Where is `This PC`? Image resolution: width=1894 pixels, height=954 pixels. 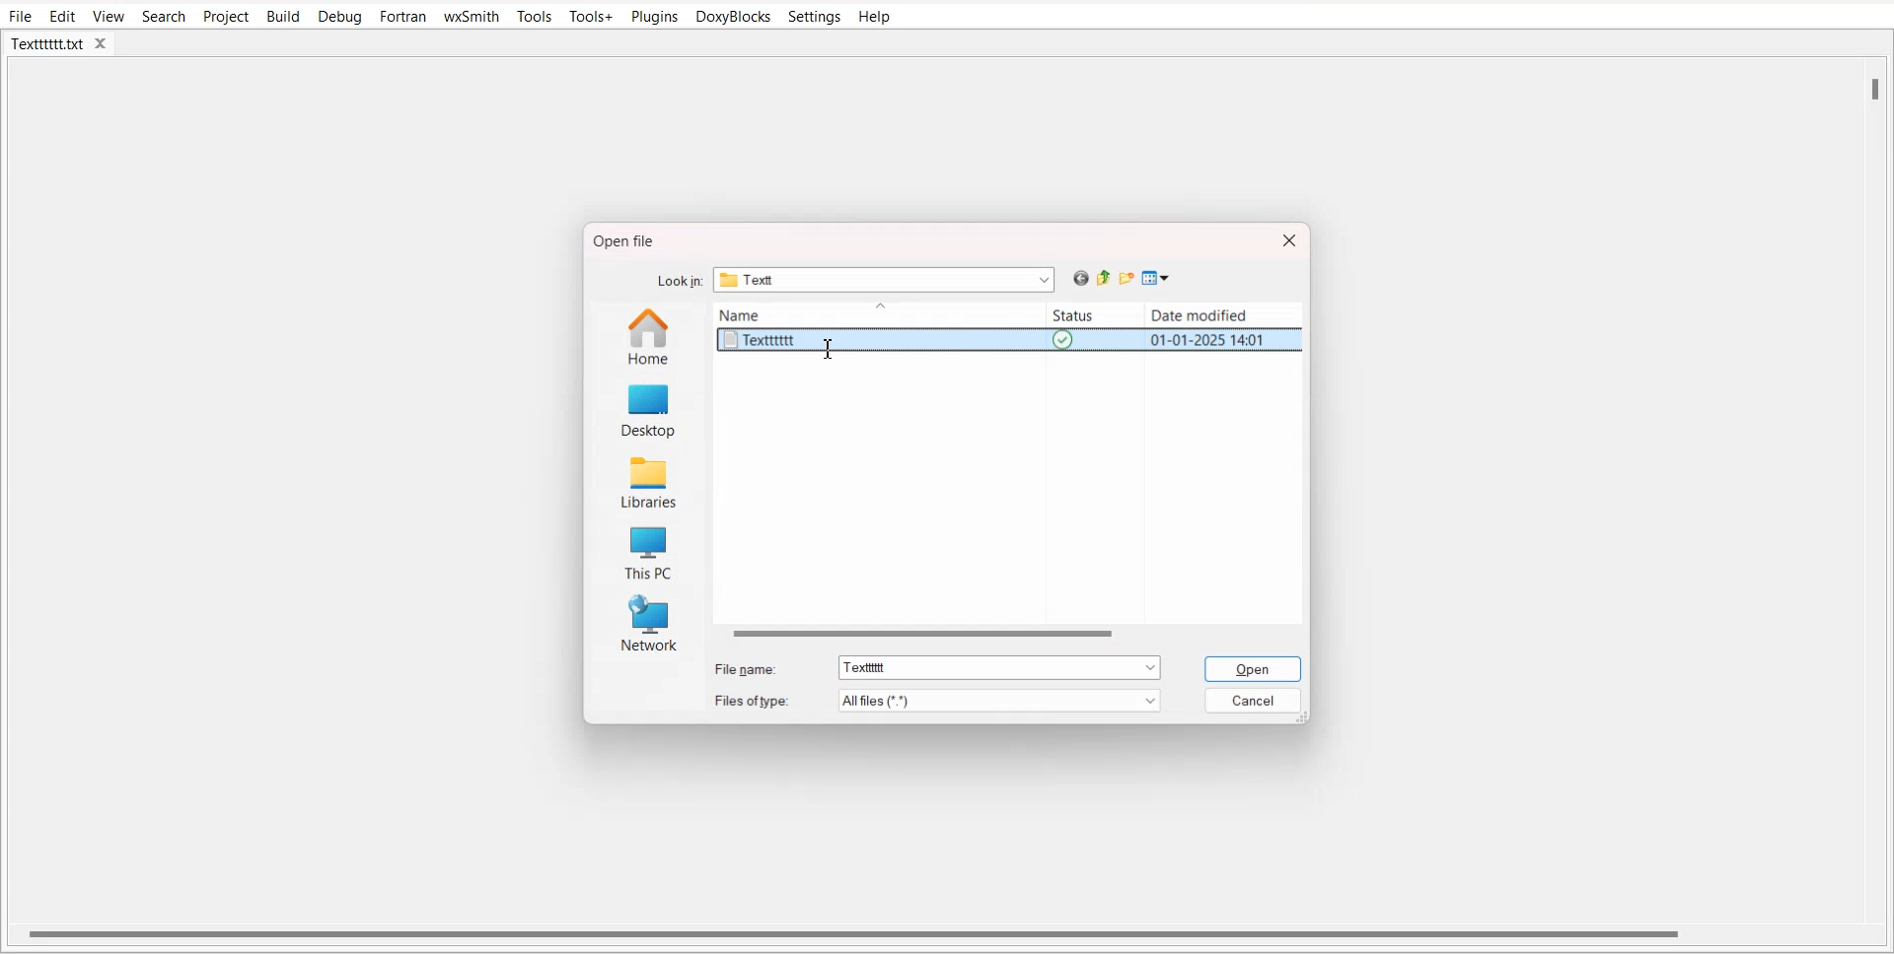 This PC is located at coordinates (647, 551).